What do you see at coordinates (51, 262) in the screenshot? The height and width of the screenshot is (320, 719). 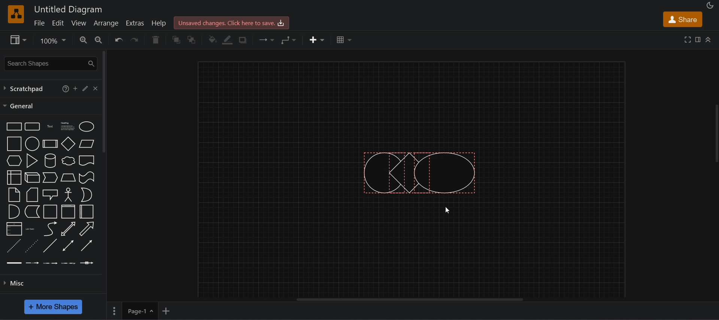 I see `connector with 2 labels` at bounding box center [51, 262].